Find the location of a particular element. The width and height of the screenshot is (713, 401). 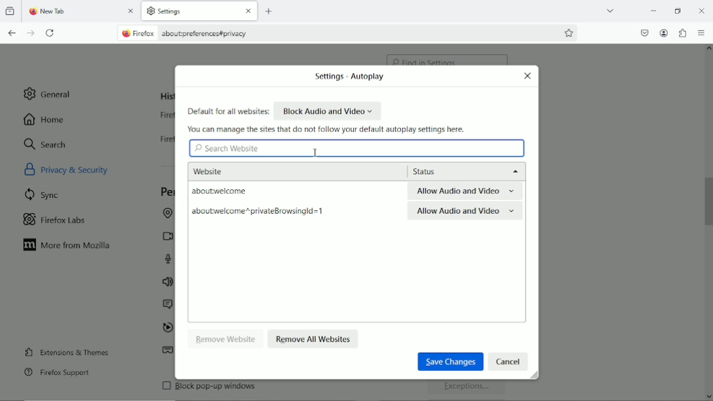

save changes is located at coordinates (449, 361).